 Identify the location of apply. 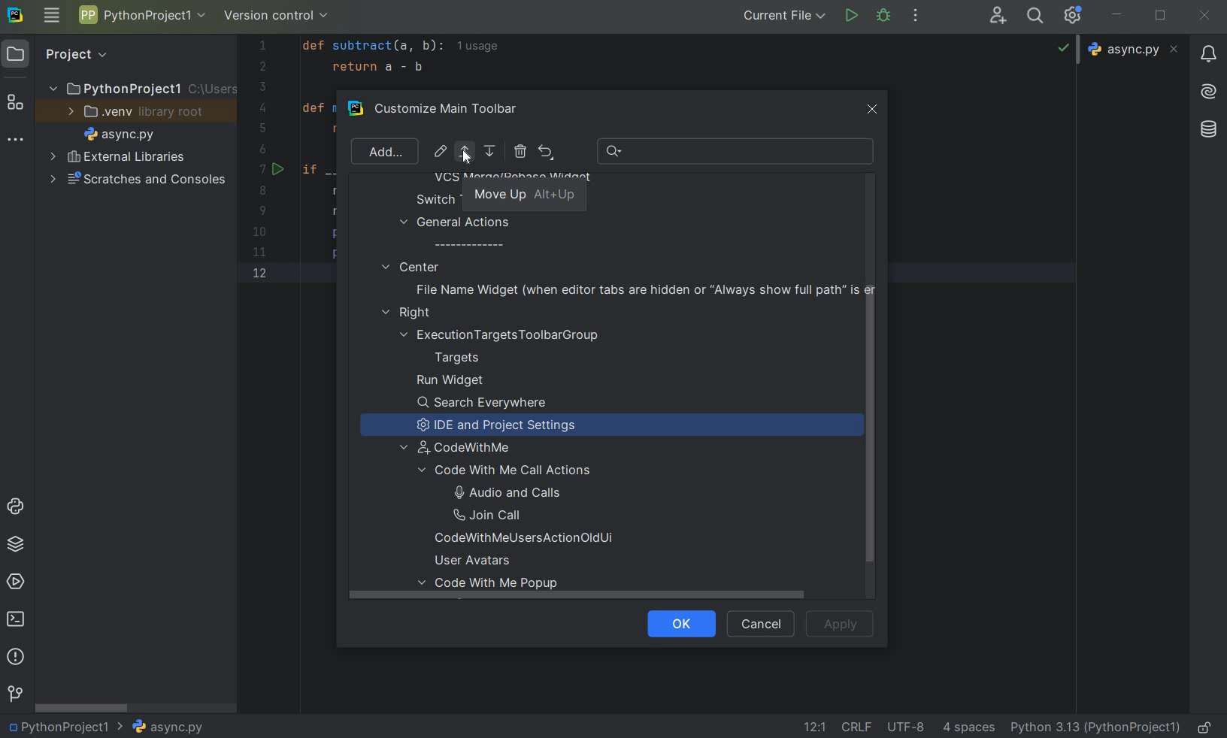
(841, 623).